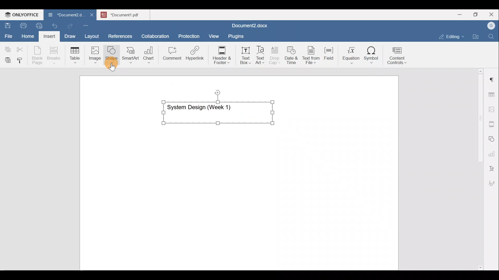 Image resolution: width=499 pixels, height=280 pixels. Describe the element at coordinates (22, 25) in the screenshot. I see `Print file` at that location.